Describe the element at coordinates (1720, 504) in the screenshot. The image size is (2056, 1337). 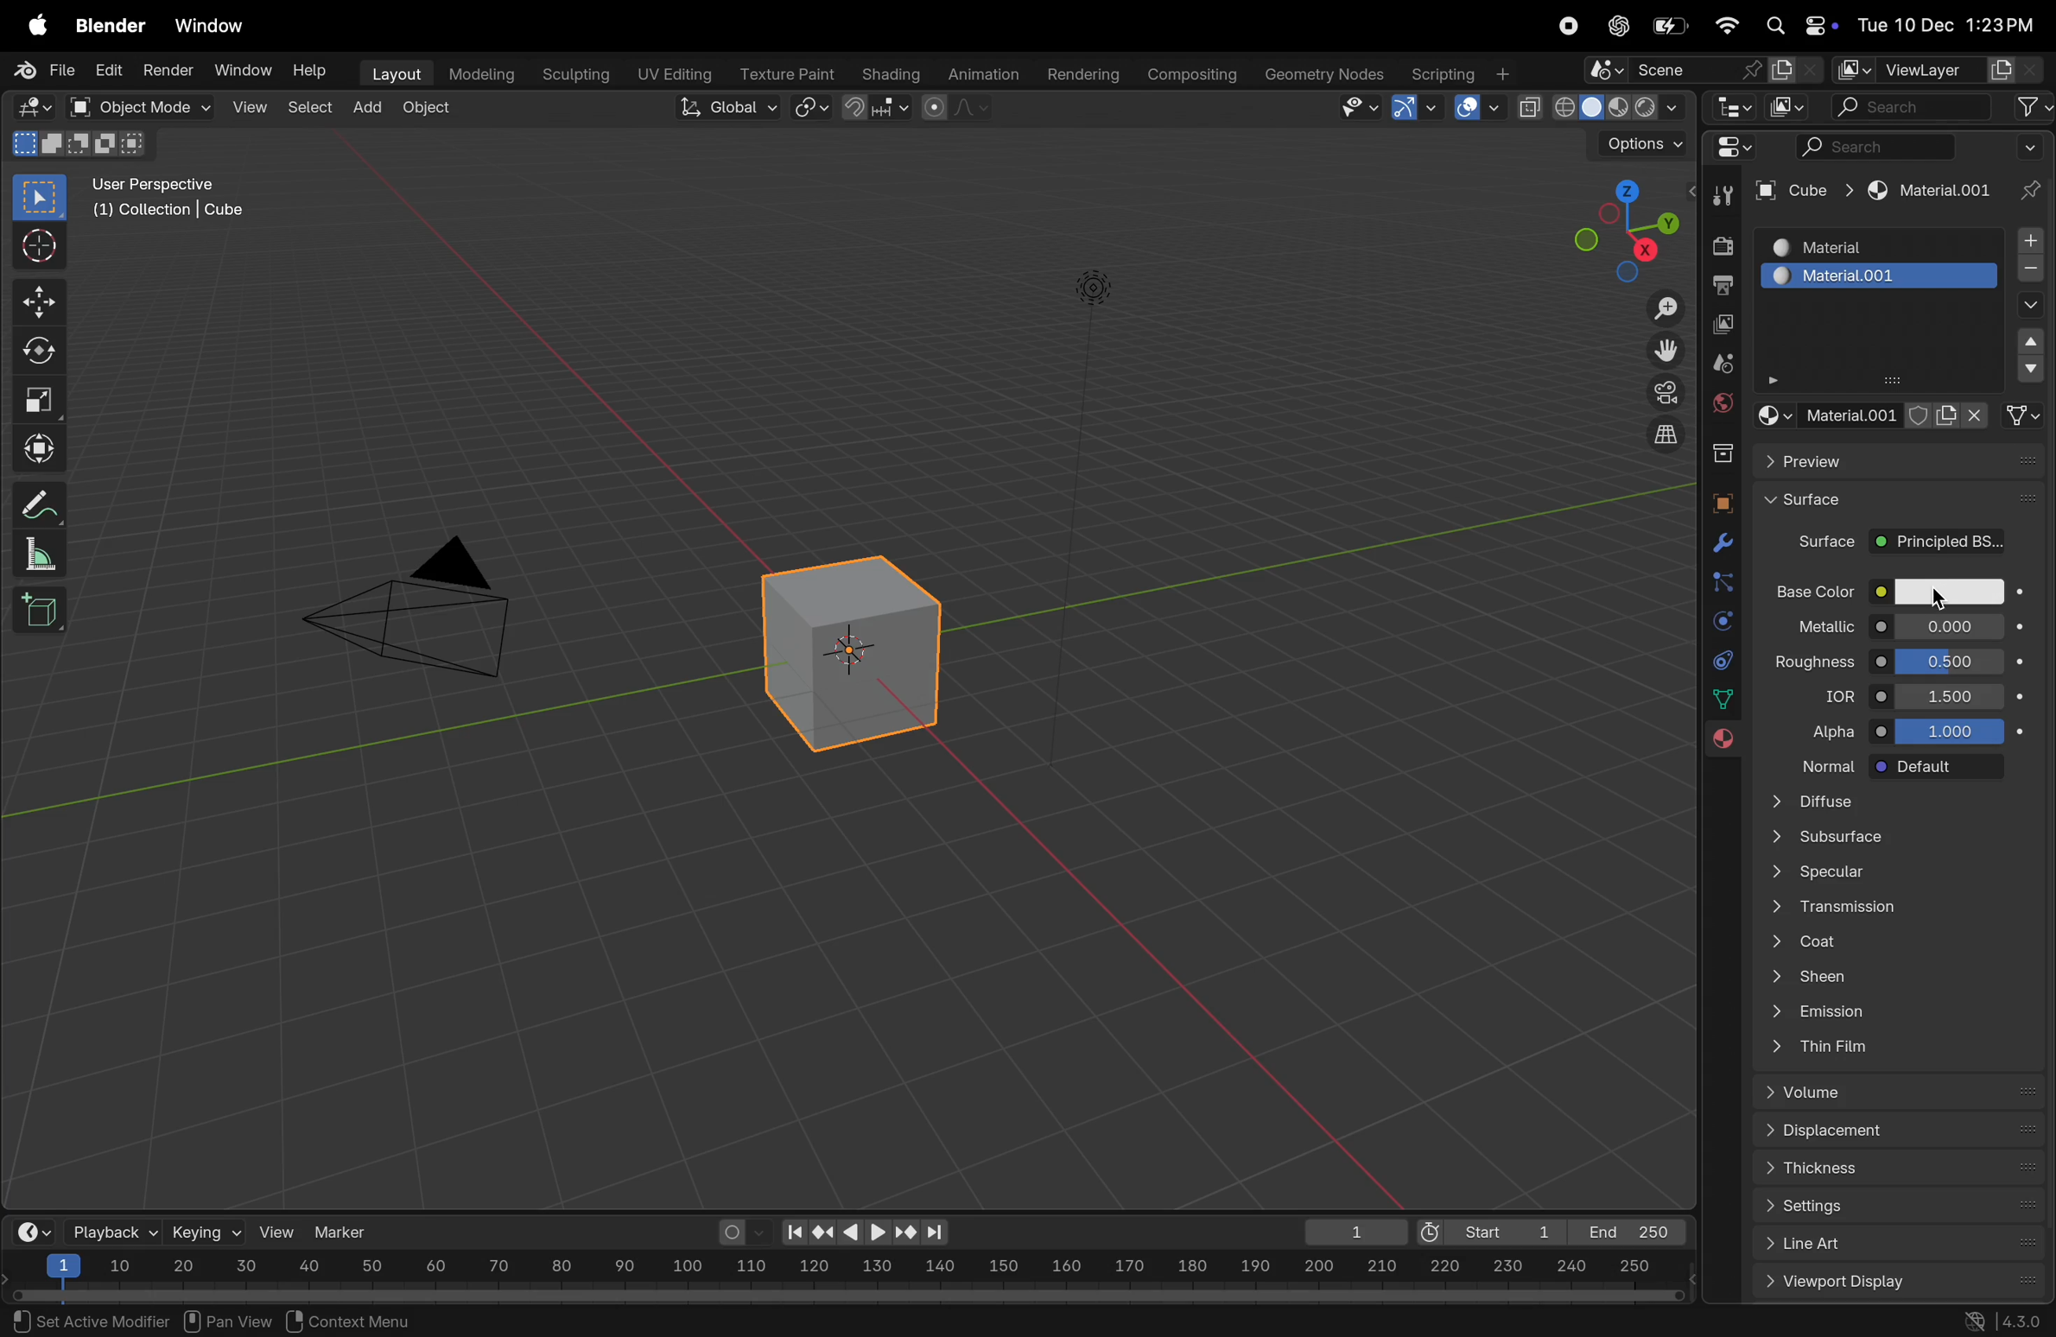
I see `object` at that location.